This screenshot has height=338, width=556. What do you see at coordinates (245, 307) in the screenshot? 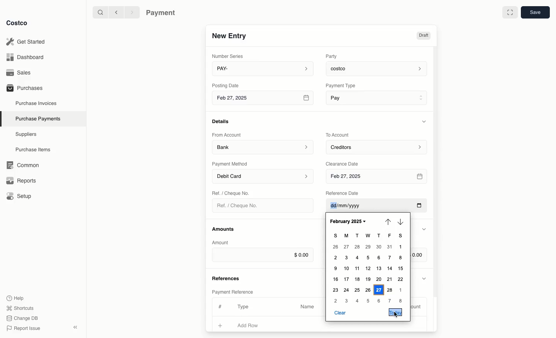
I see `Type` at bounding box center [245, 307].